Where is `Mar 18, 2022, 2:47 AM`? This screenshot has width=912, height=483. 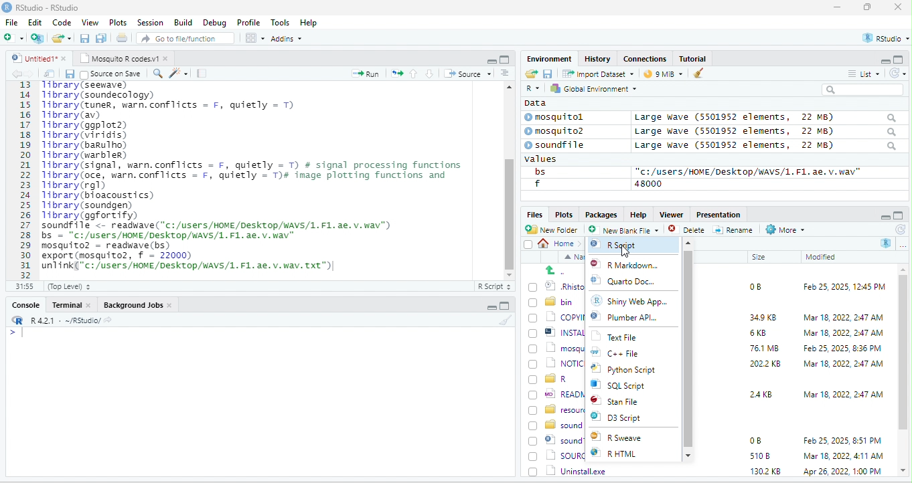
Mar 18, 2022, 2:47 AM is located at coordinates (843, 393).